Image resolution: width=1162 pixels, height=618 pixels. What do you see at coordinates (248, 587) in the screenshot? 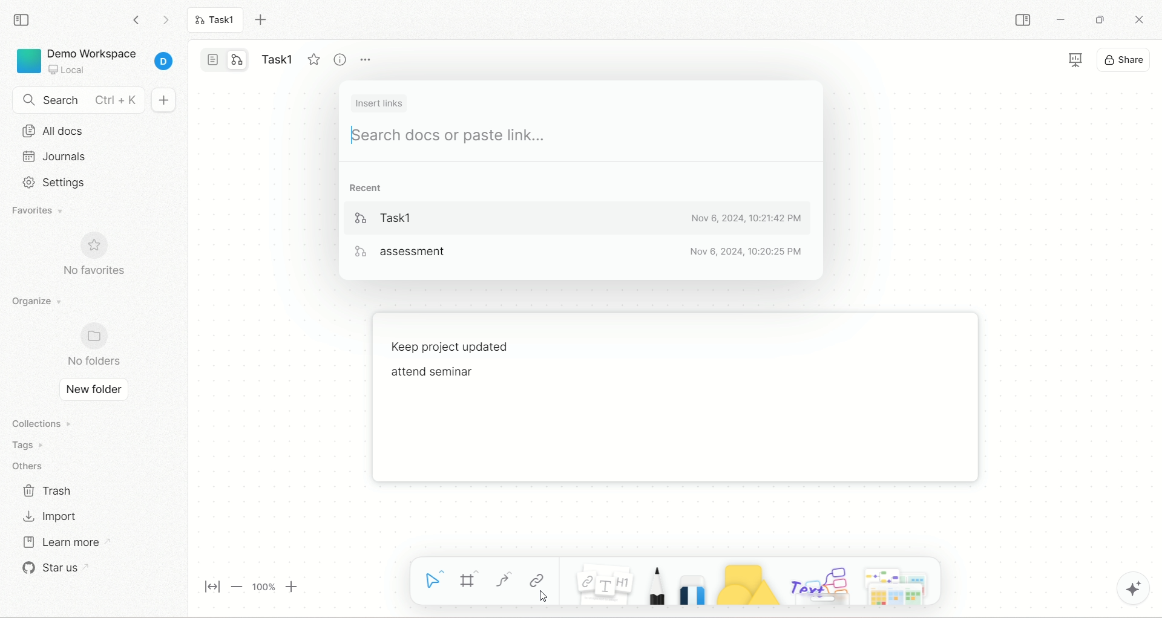
I see `page zoom` at bounding box center [248, 587].